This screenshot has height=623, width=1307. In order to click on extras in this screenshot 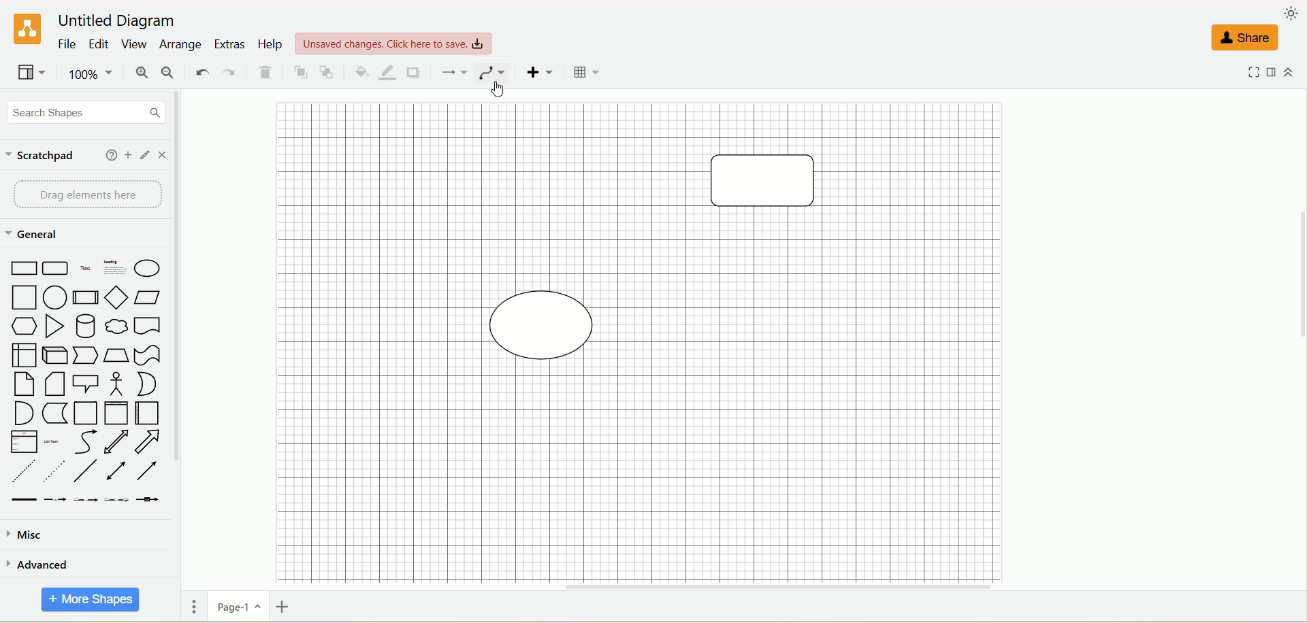, I will do `click(230, 43)`.